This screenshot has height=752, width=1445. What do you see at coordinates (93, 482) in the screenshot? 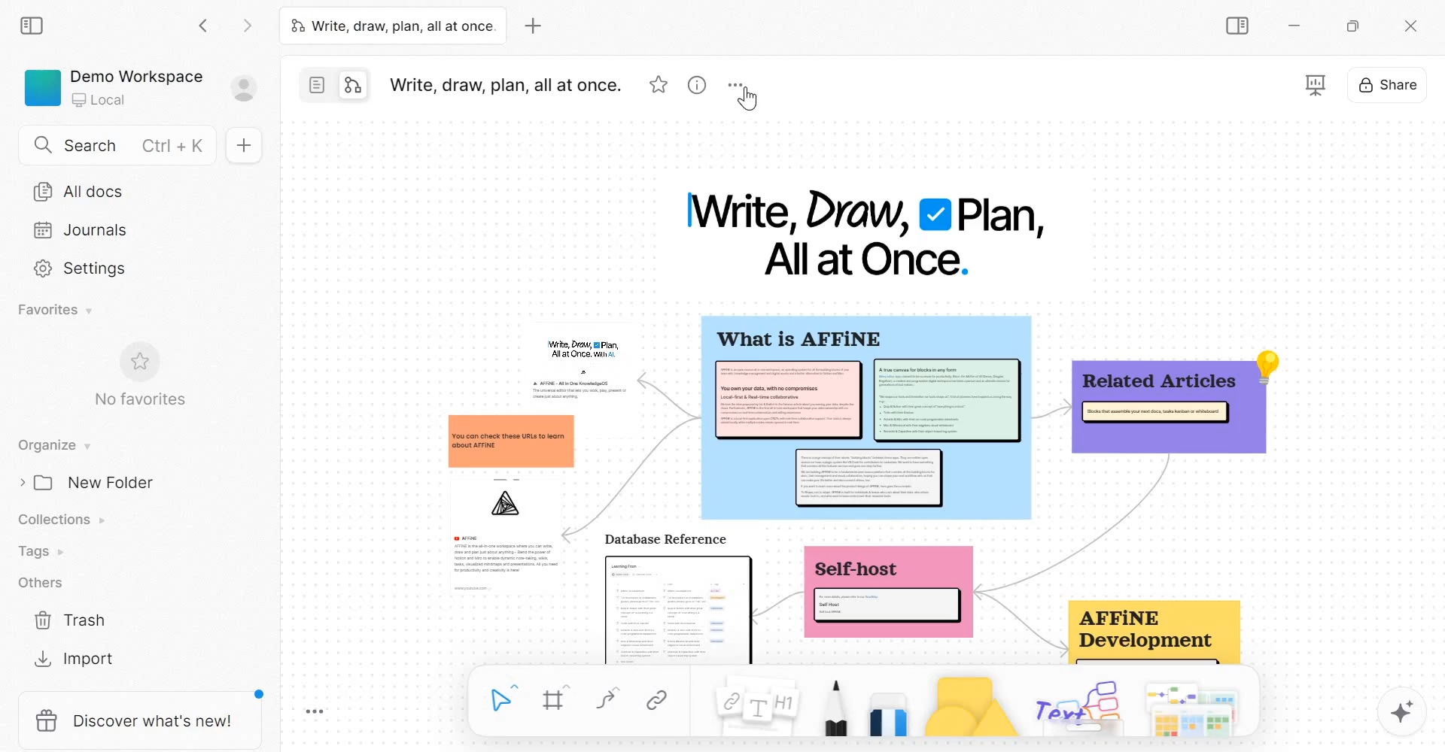
I see `New Folder` at bounding box center [93, 482].